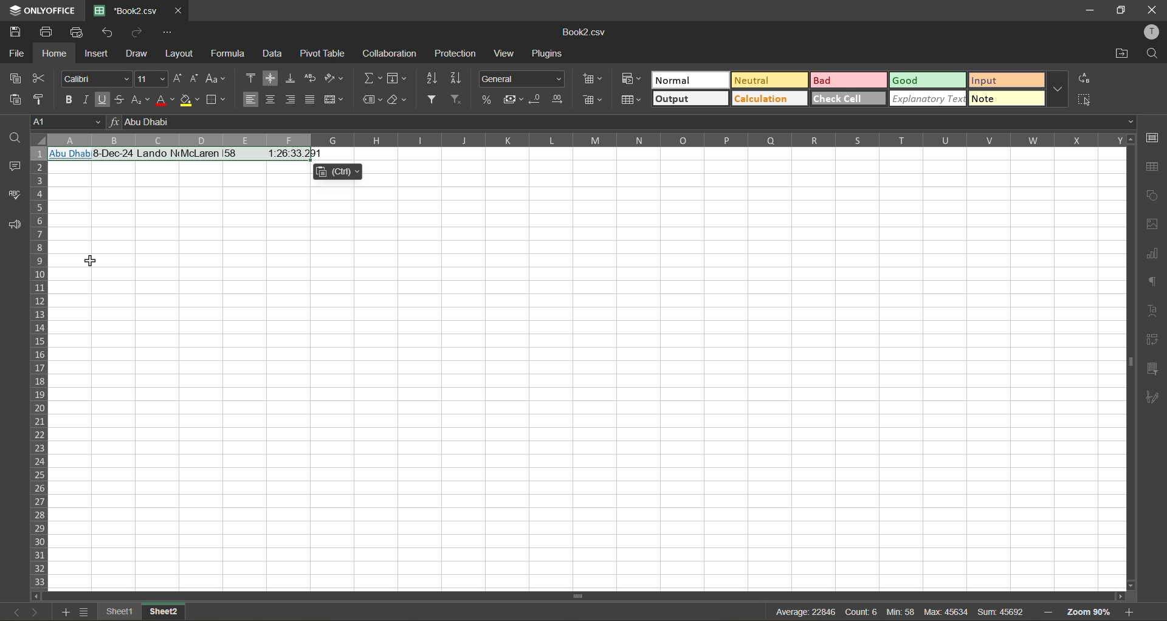 This screenshot has width=1167, height=621. I want to click on normal, so click(689, 81).